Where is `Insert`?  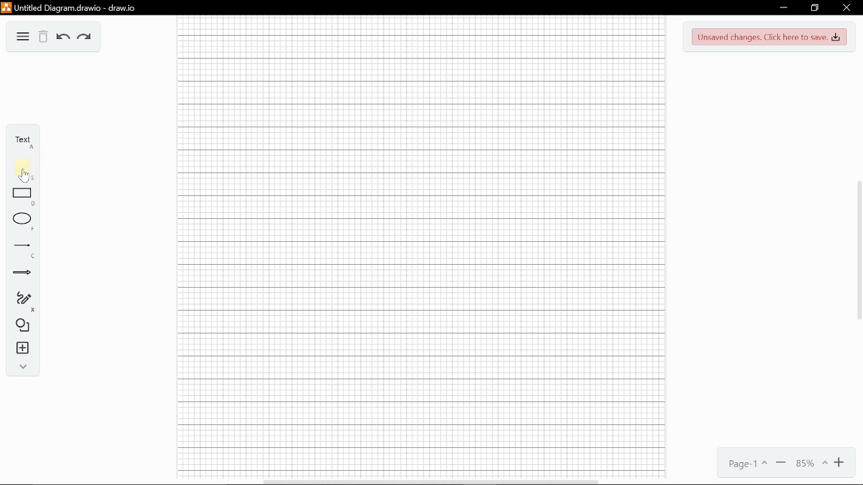
Insert is located at coordinates (23, 349).